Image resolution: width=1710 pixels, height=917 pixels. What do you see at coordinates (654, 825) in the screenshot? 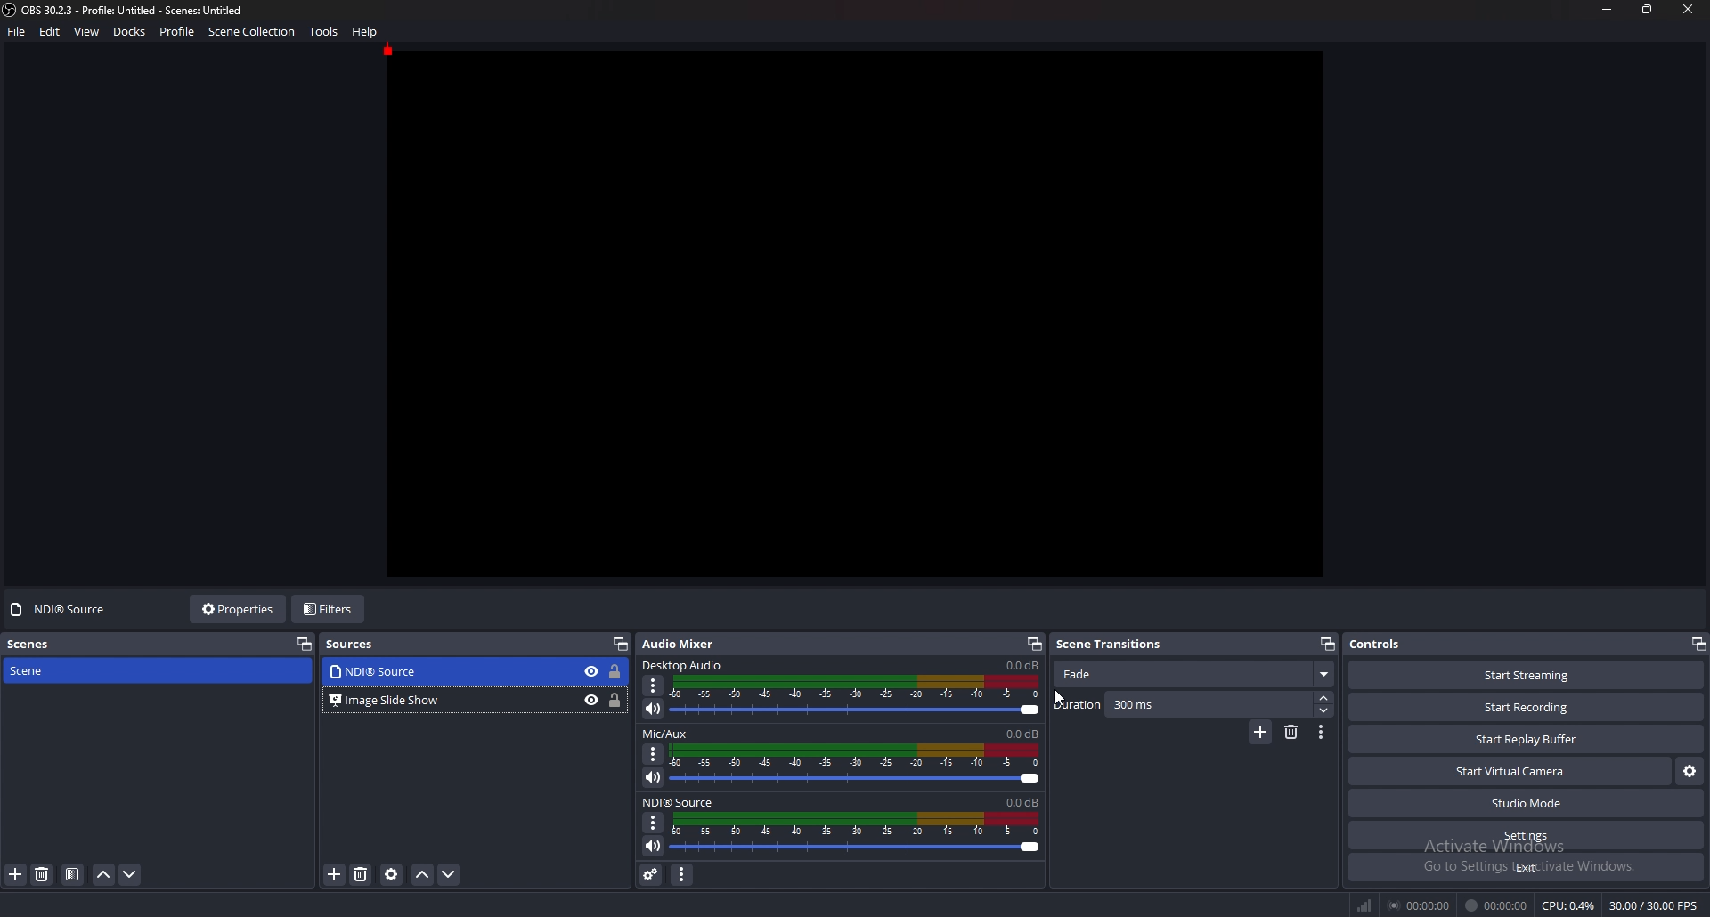
I see `Options` at bounding box center [654, 825].